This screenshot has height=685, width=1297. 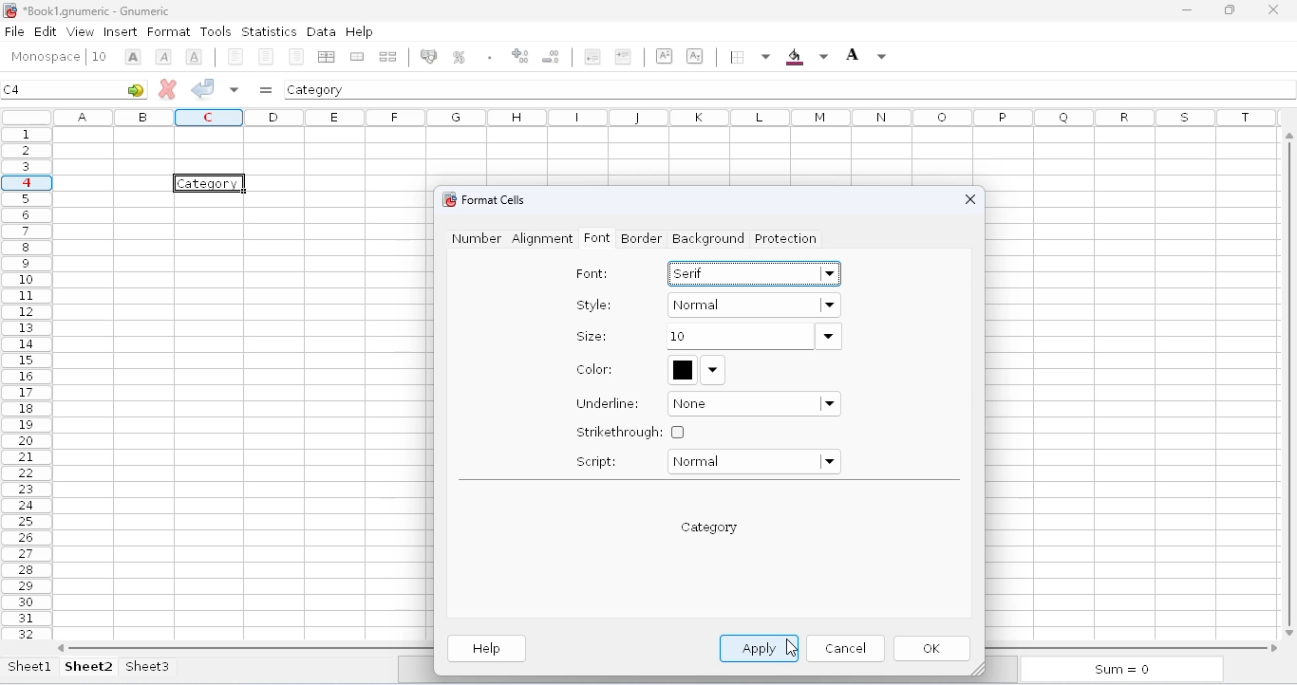 What do you see at coordinates (99, 56) in the screenshot?
I see `font size` at bounding box center [99, 56].